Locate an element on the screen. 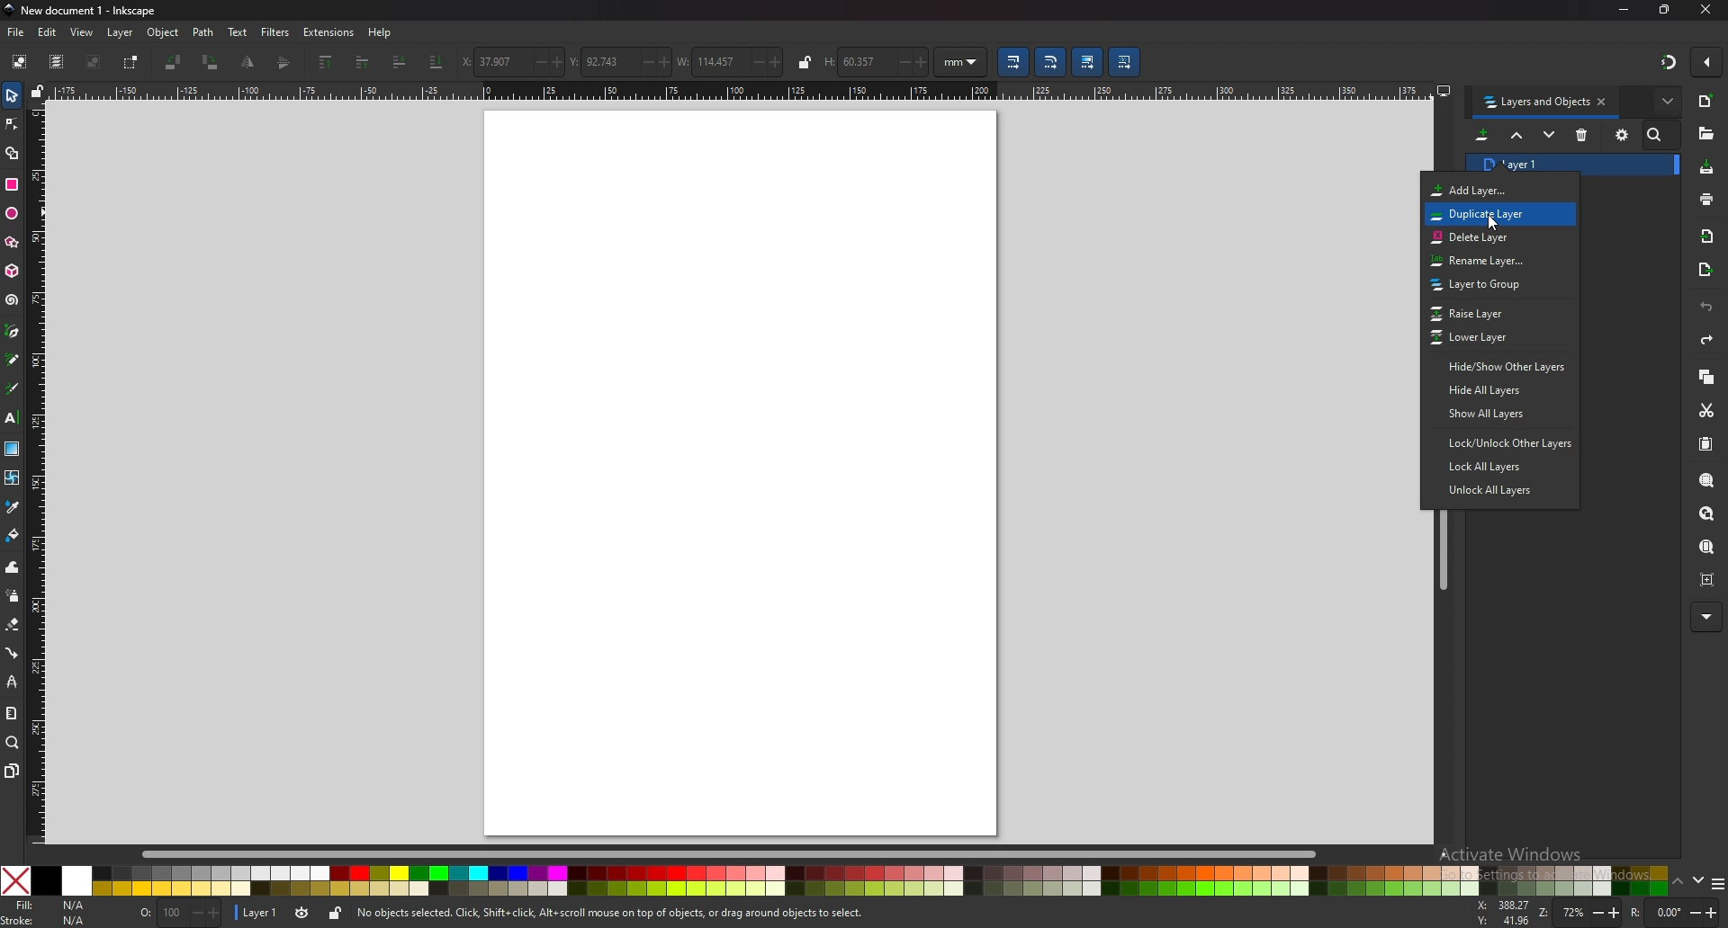 The height and width of the screenshot is (928, 1728). deselect is located at coordinates (93, 62).